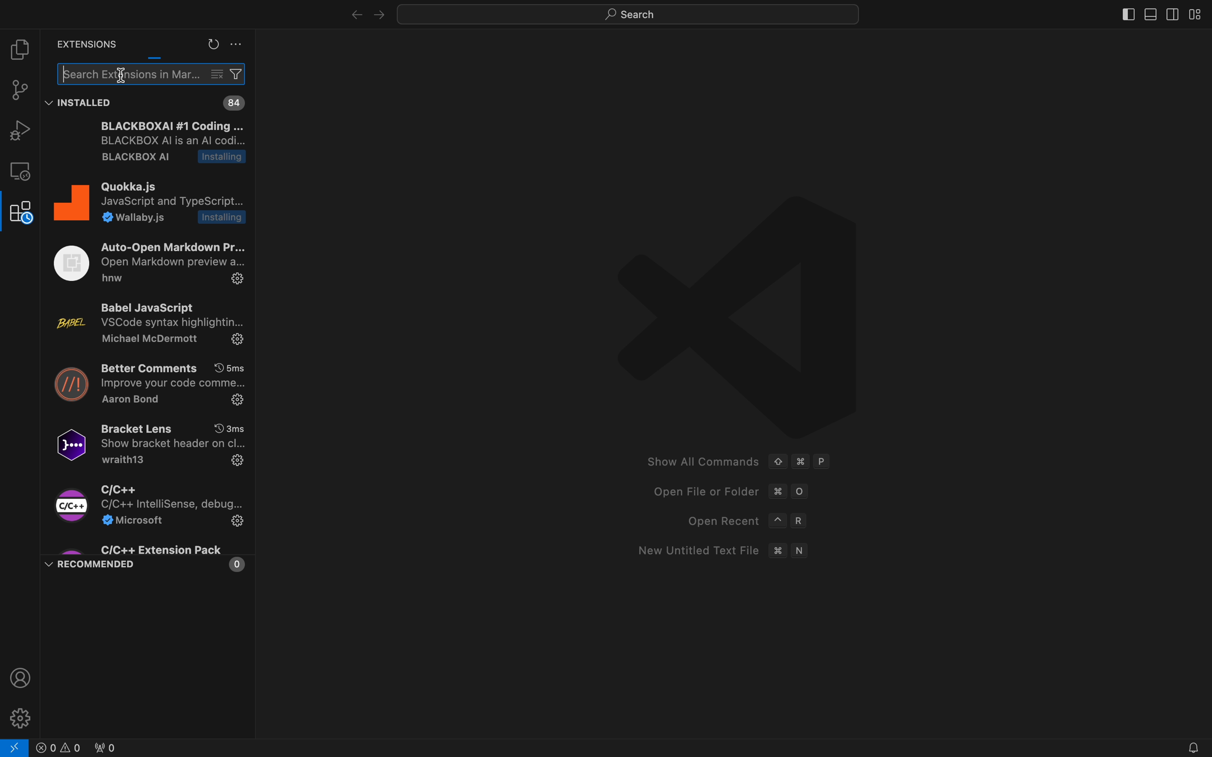 The image size is (1212, 757). Describe the element at coordinates (81, 747) in the screenshot. I see `` at that location.